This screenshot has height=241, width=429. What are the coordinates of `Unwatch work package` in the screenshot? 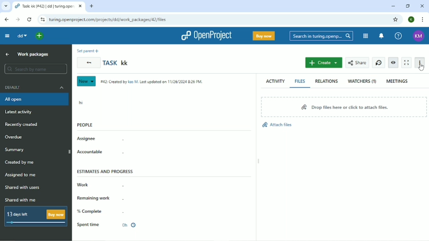 It's located at (393, 63).